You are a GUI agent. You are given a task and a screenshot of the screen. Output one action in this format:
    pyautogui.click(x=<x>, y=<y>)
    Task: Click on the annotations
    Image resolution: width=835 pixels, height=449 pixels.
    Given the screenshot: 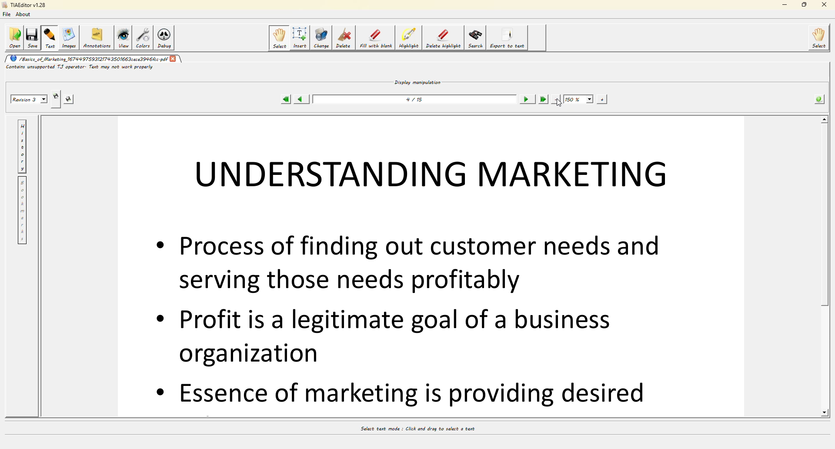 What is the action you would take?
    pyautogui.click(x=97, y=37)
    